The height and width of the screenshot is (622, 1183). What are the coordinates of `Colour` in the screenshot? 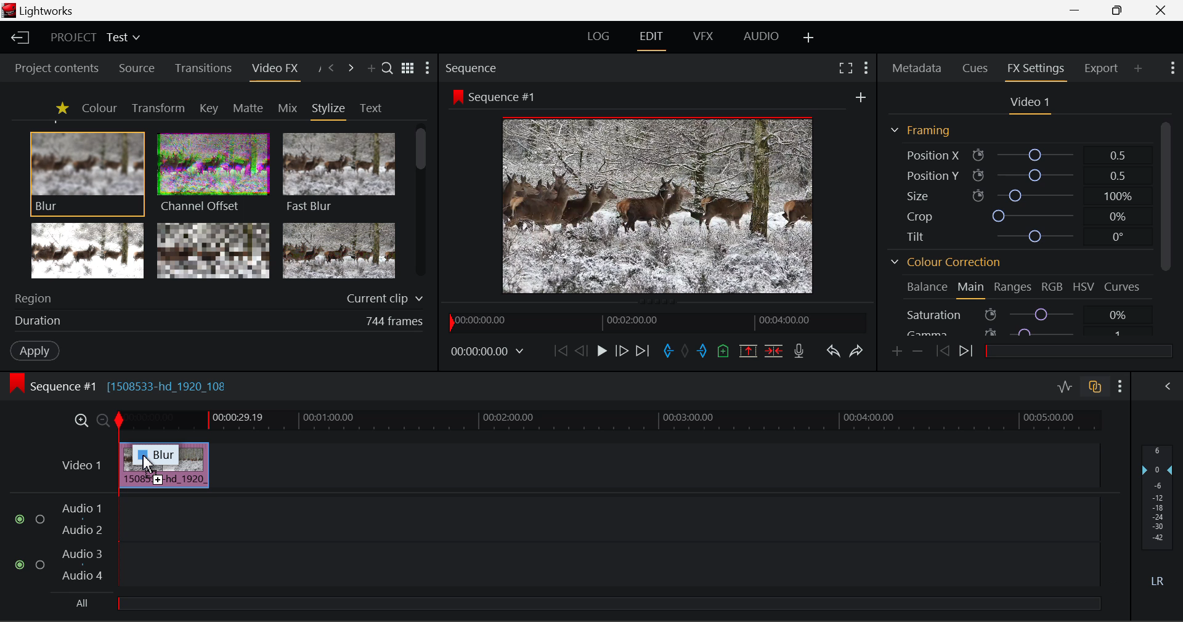 It's located at (99, 108).